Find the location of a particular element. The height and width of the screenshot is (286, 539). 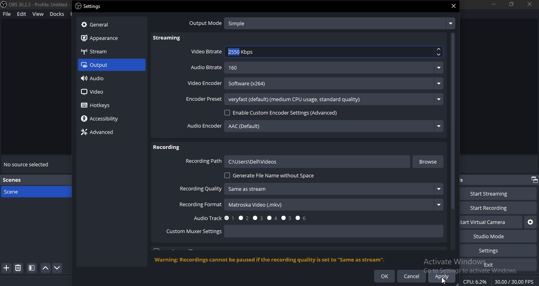

studio is located at coordinates (494, 236).